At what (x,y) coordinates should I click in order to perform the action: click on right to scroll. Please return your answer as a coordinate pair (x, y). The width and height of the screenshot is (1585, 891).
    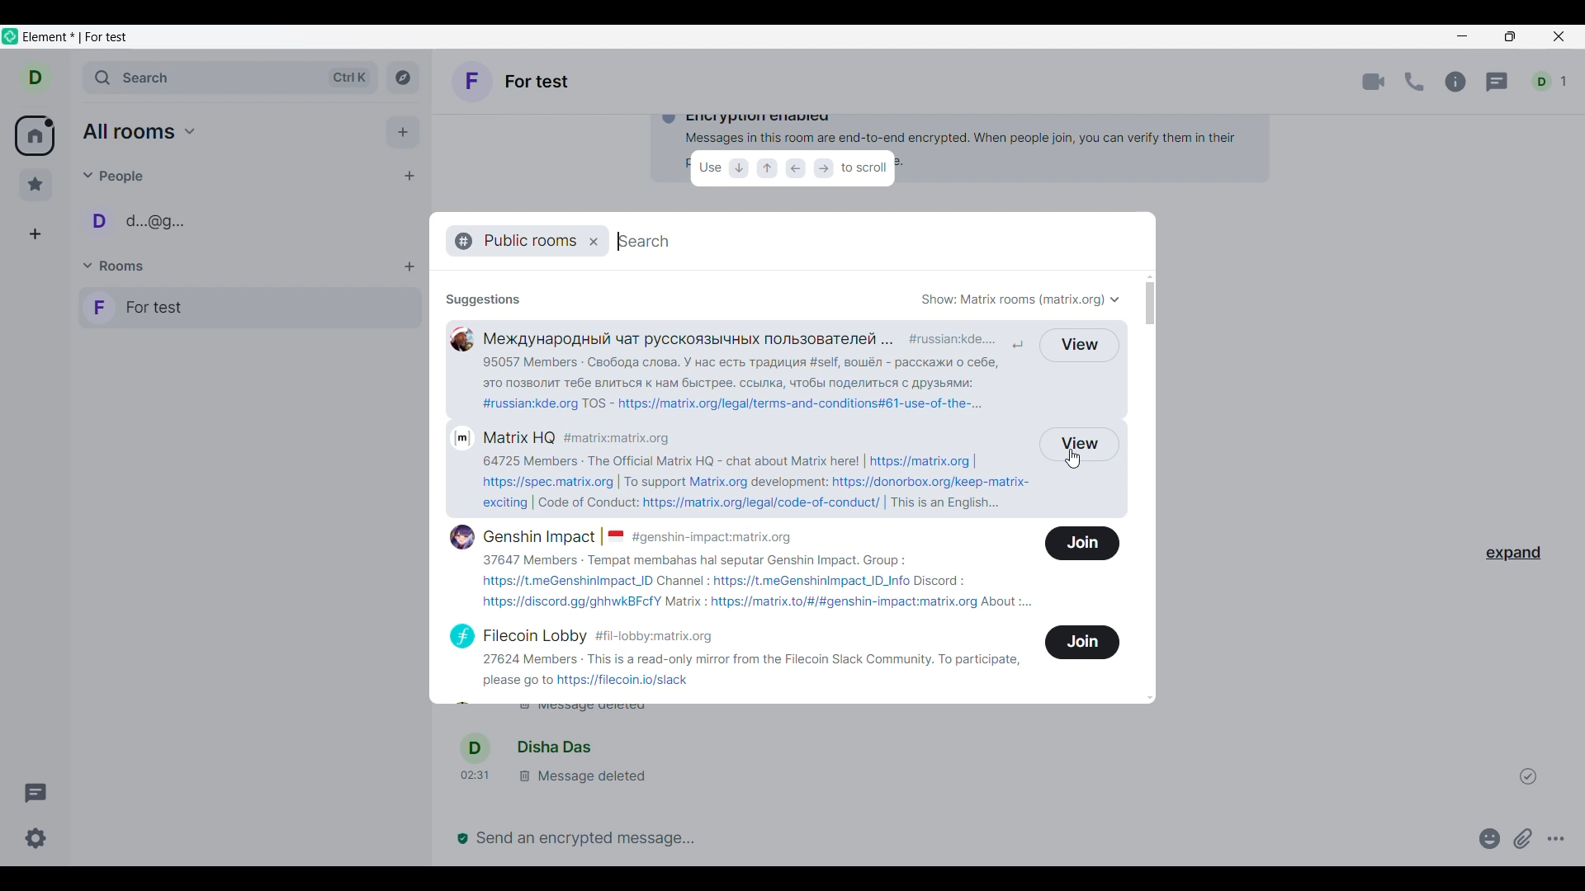
    Looking at the image, I should click on (824, 171).